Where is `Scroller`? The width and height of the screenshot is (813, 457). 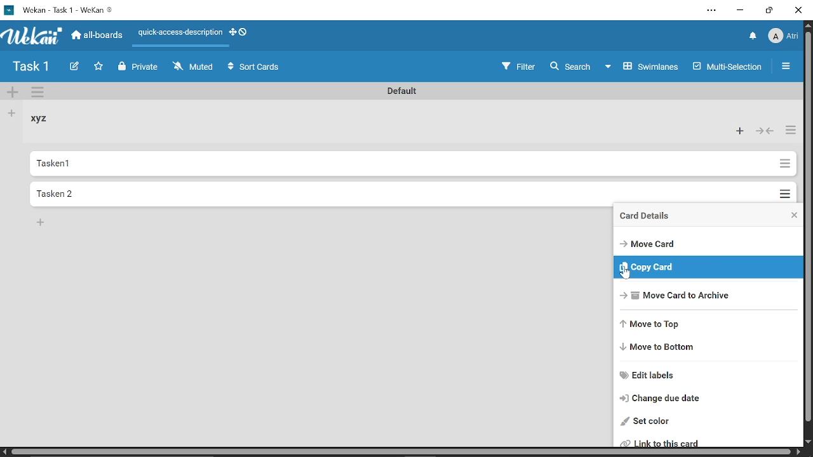
Scroller is located at coordinates (400, 451).